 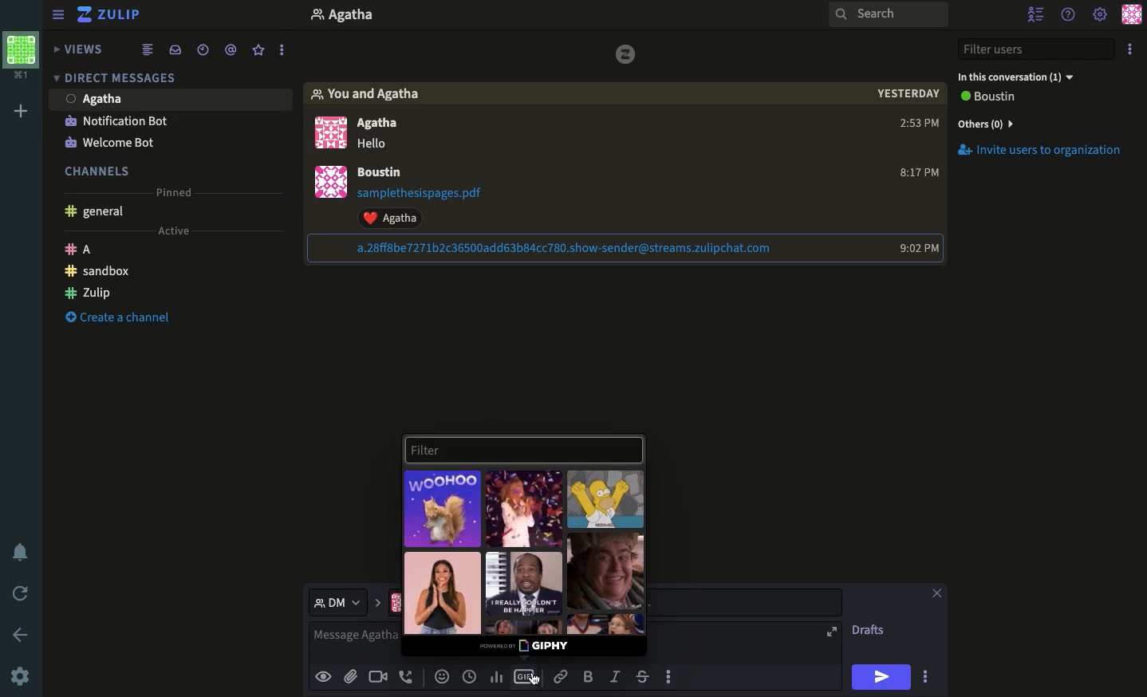 I want to click on cursor, so click(x=538, y=685).